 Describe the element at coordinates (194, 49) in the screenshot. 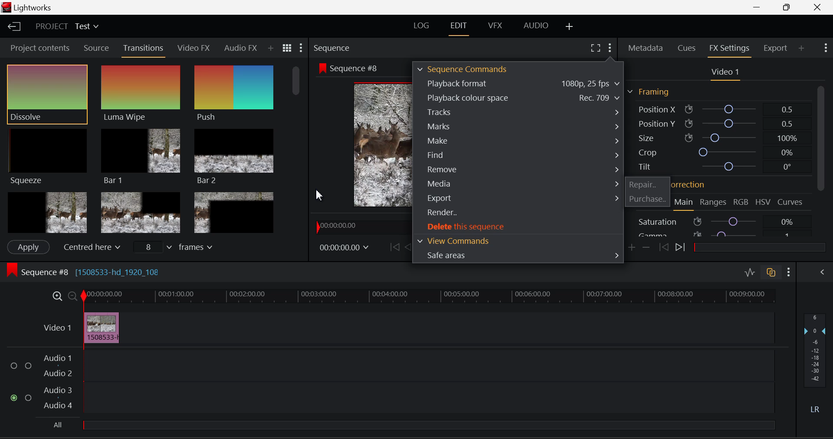

I see `Video FX` at that location.